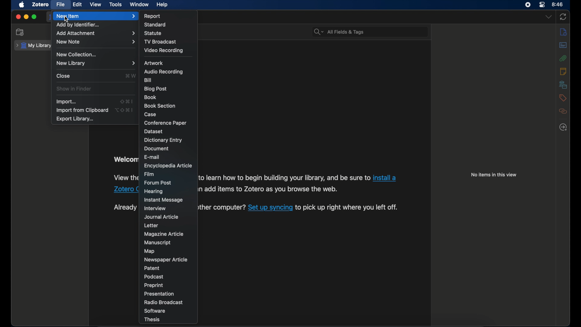  Describe the element at coordinates (154, 268) in the screenshot. I see `patent` at that location.